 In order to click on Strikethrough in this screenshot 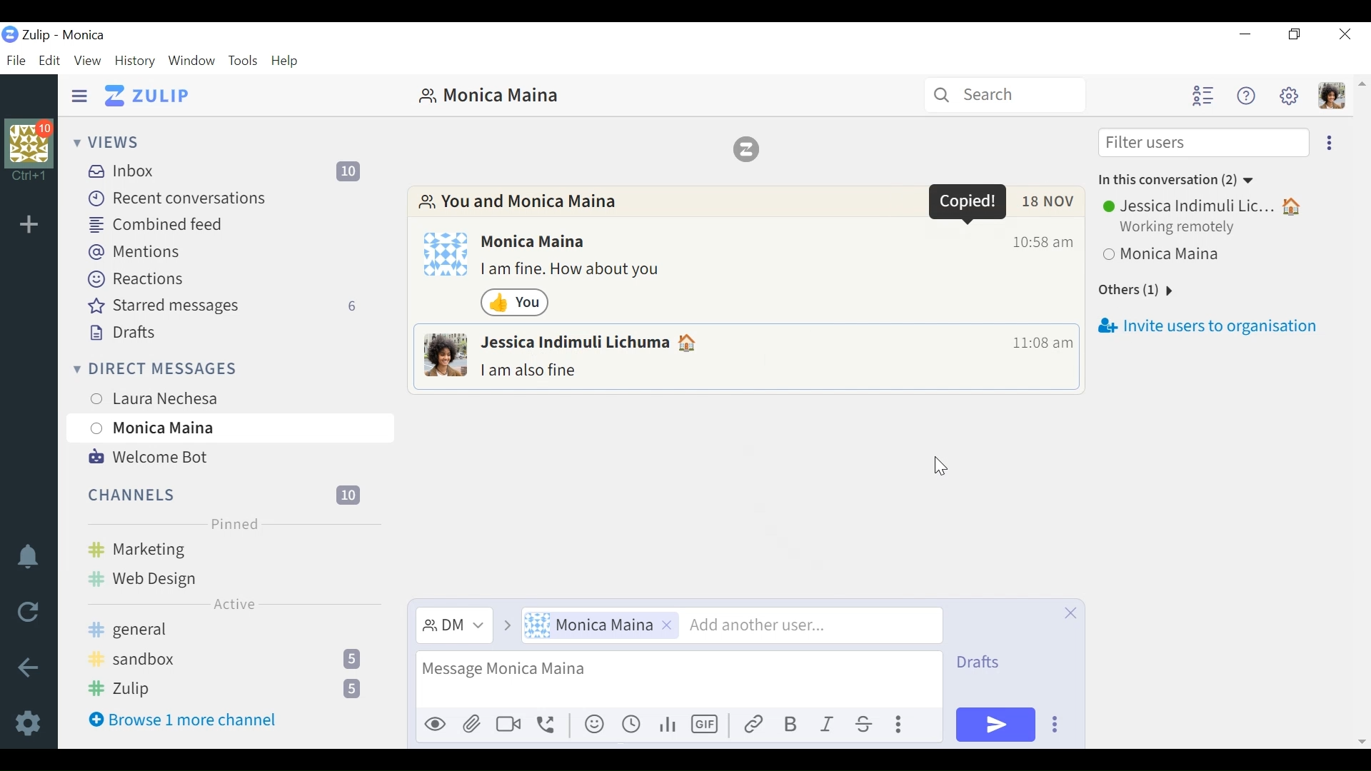, I will do `click(867, 725)`.